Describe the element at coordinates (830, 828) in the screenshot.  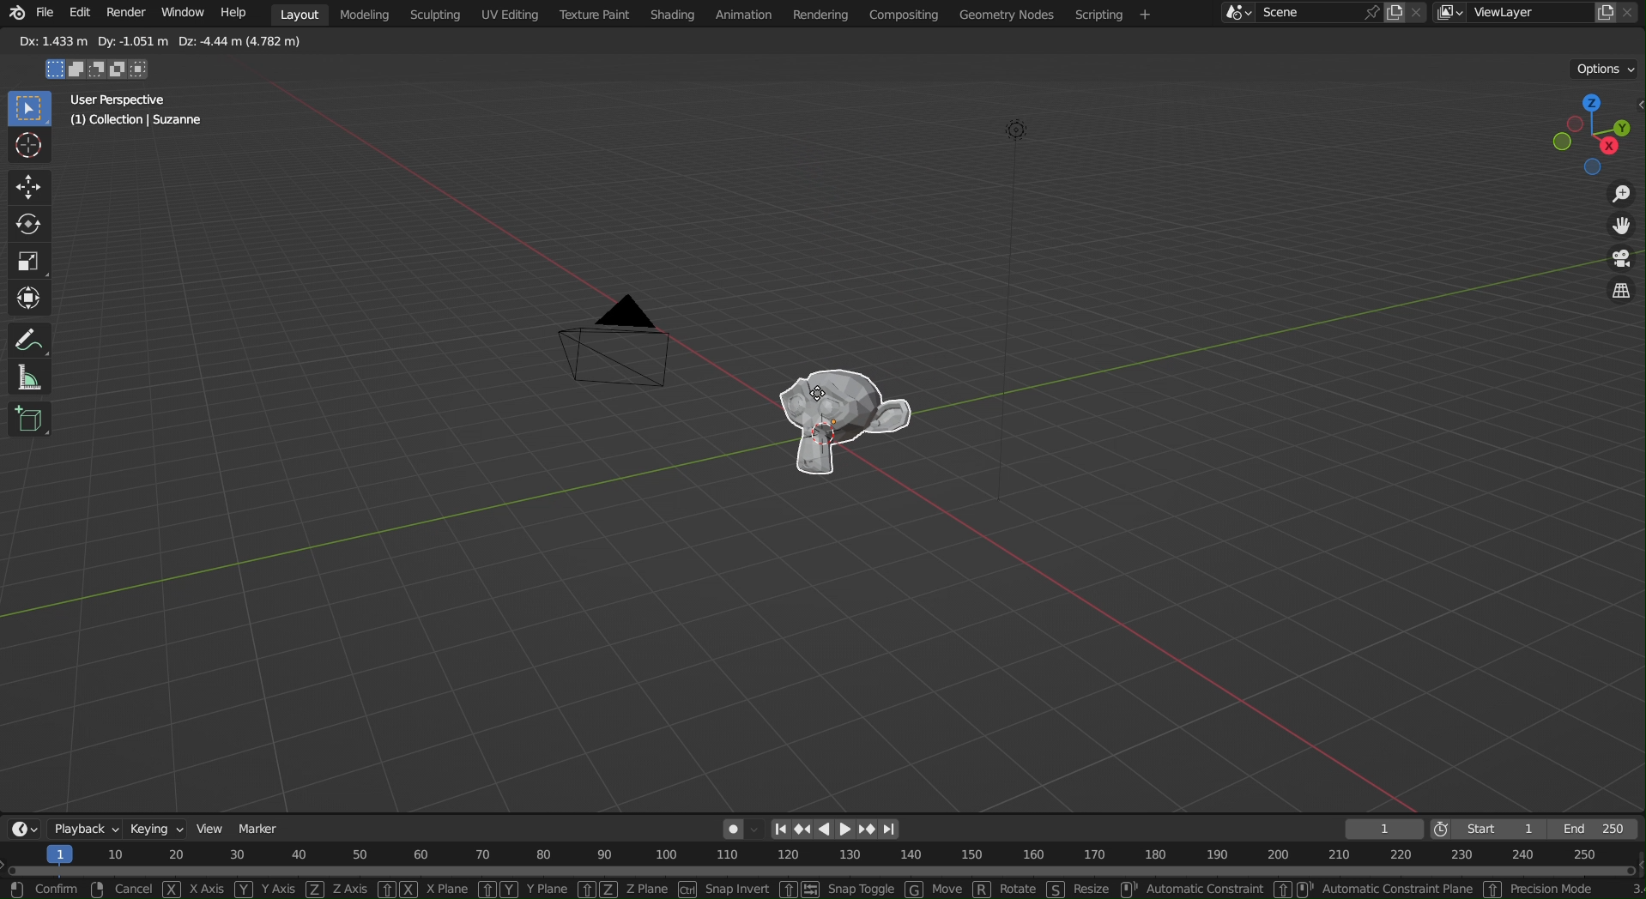
I see `left` at that location.